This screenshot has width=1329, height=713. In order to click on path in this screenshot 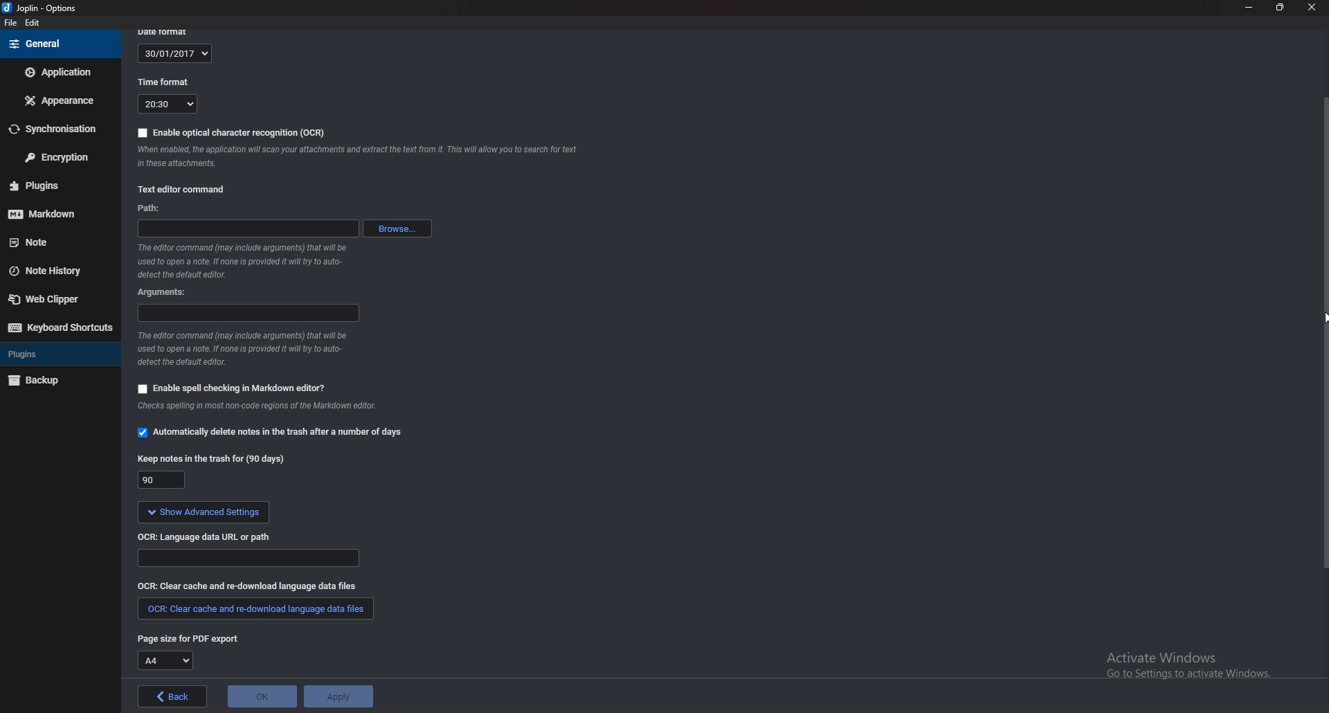, I will do `click(248, 230)`.